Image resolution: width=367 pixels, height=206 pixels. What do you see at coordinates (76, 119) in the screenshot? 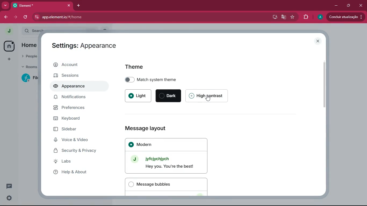
I see `keyboard` at bounding box center [76, 119].